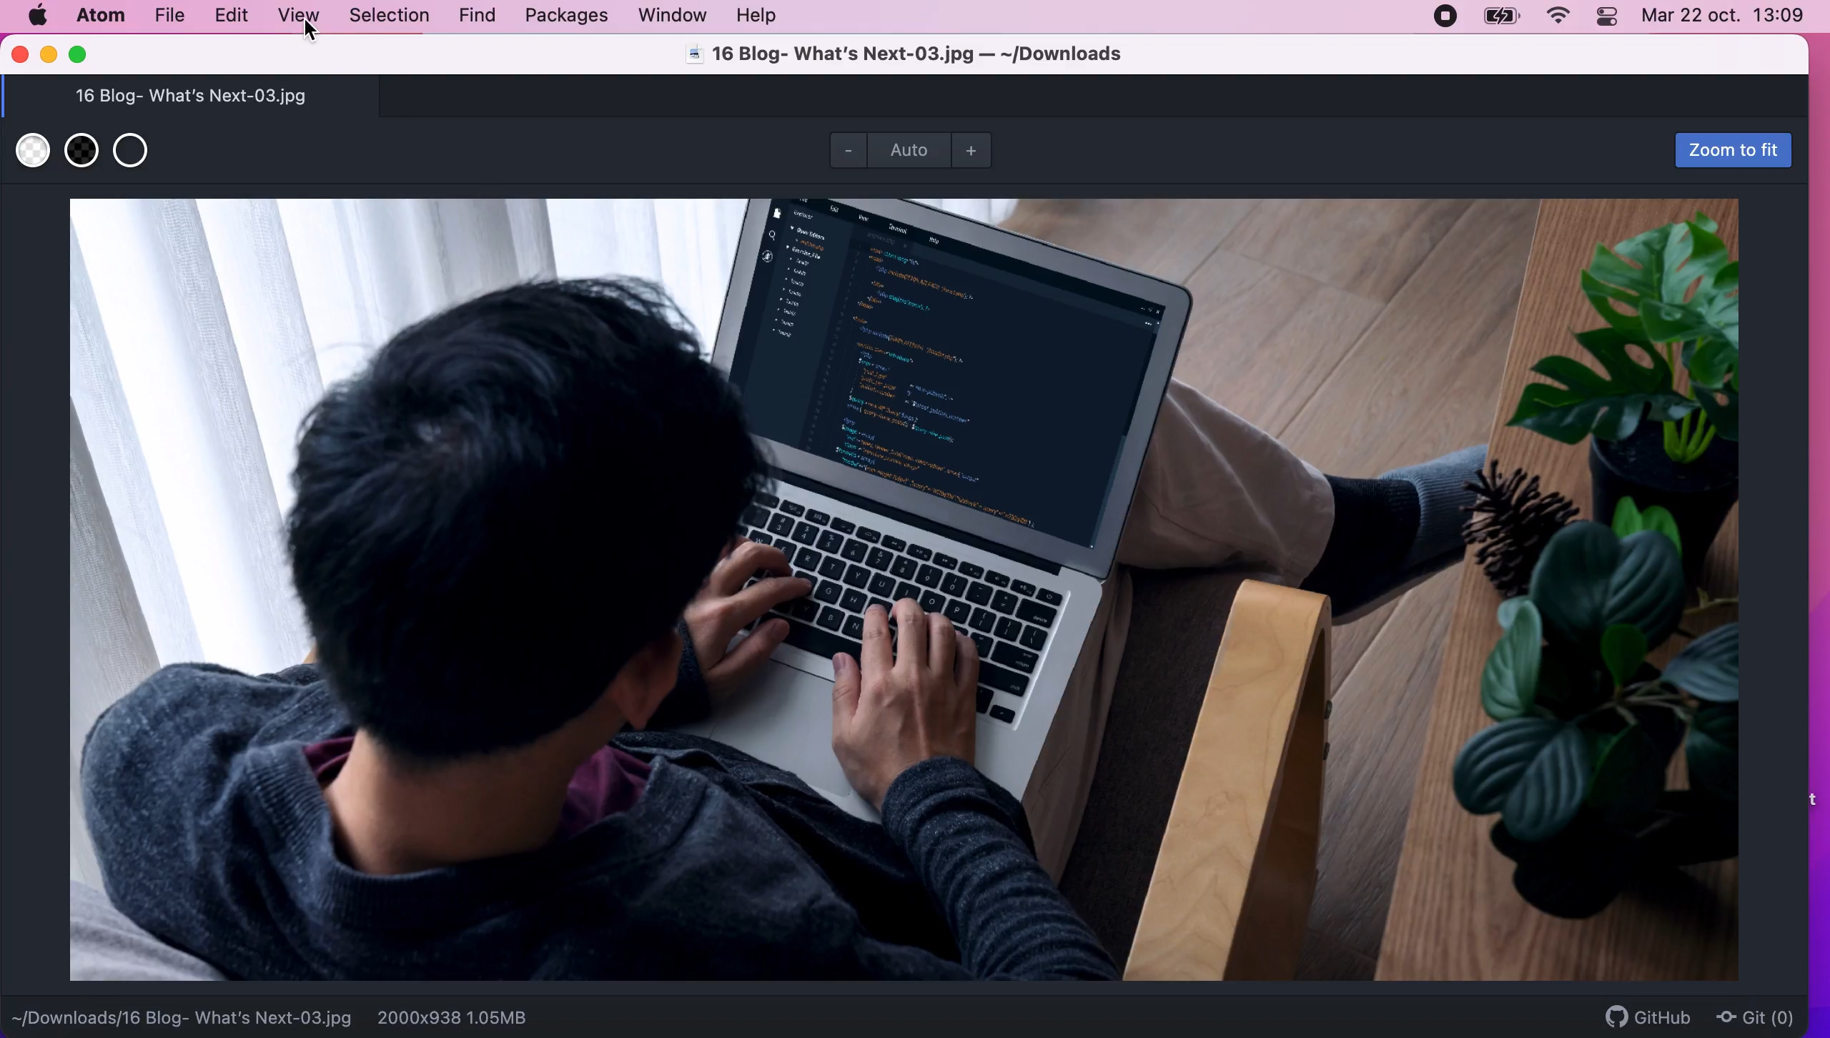  Describe the element at coordinates (762, 17) in the screenshot. I see `help` at that location.